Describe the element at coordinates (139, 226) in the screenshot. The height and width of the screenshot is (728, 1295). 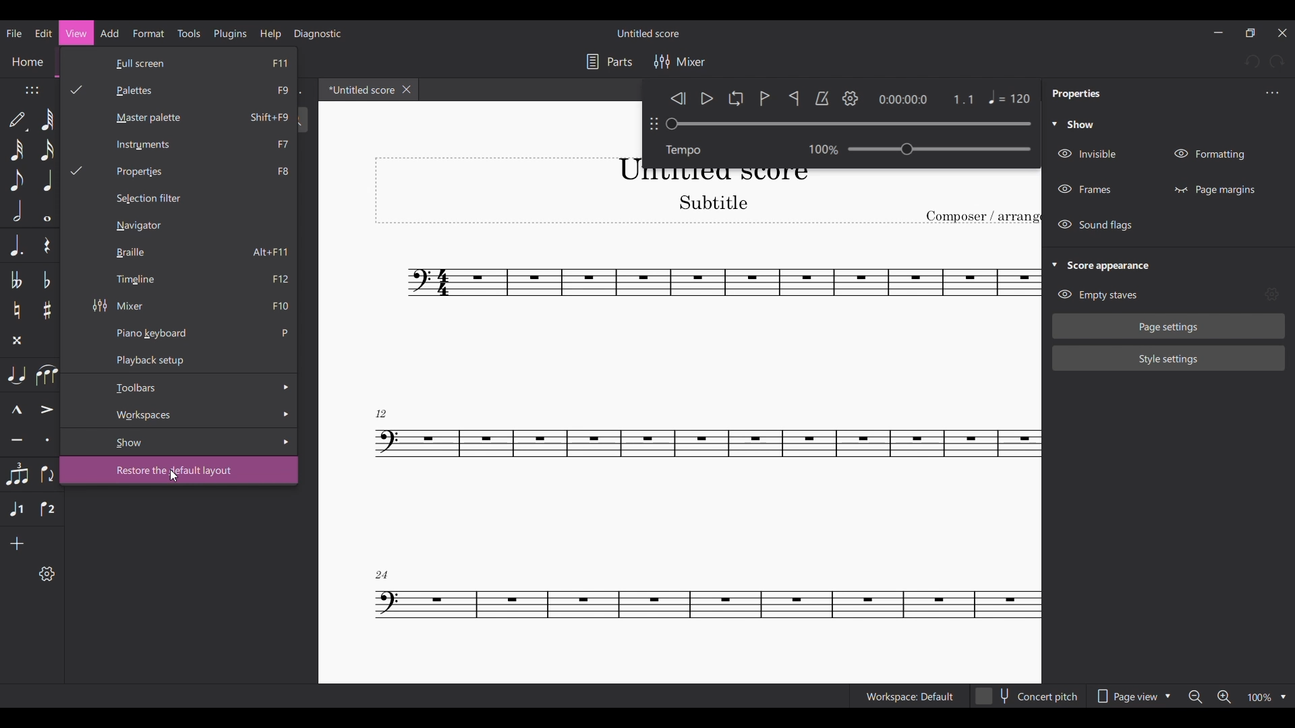
I see `Navigator` at that location.